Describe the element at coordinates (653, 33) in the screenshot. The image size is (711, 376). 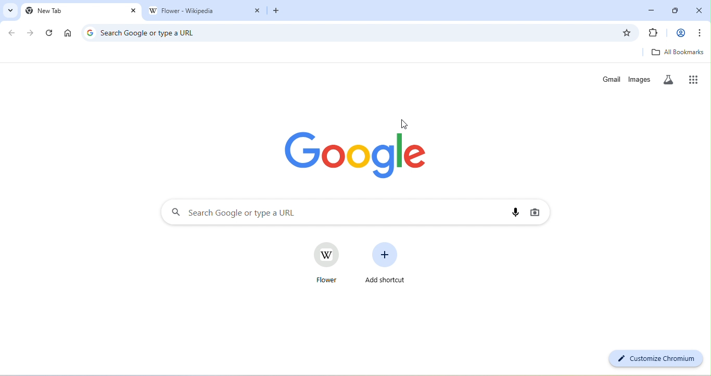
I see `extensions` at that location.